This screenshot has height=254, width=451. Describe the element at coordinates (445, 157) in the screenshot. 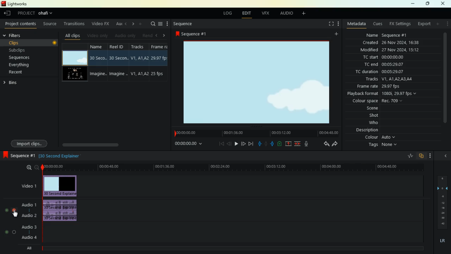

I see `arrow head` at that location.